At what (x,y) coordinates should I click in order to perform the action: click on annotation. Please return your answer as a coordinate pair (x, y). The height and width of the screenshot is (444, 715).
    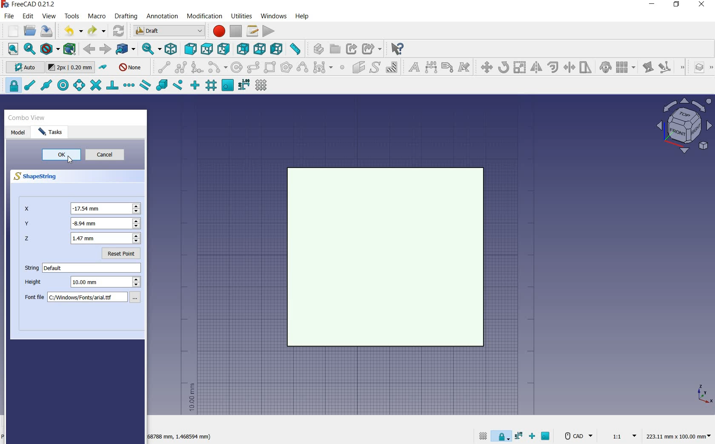
    Looking at the image, I should click on (163, 17).